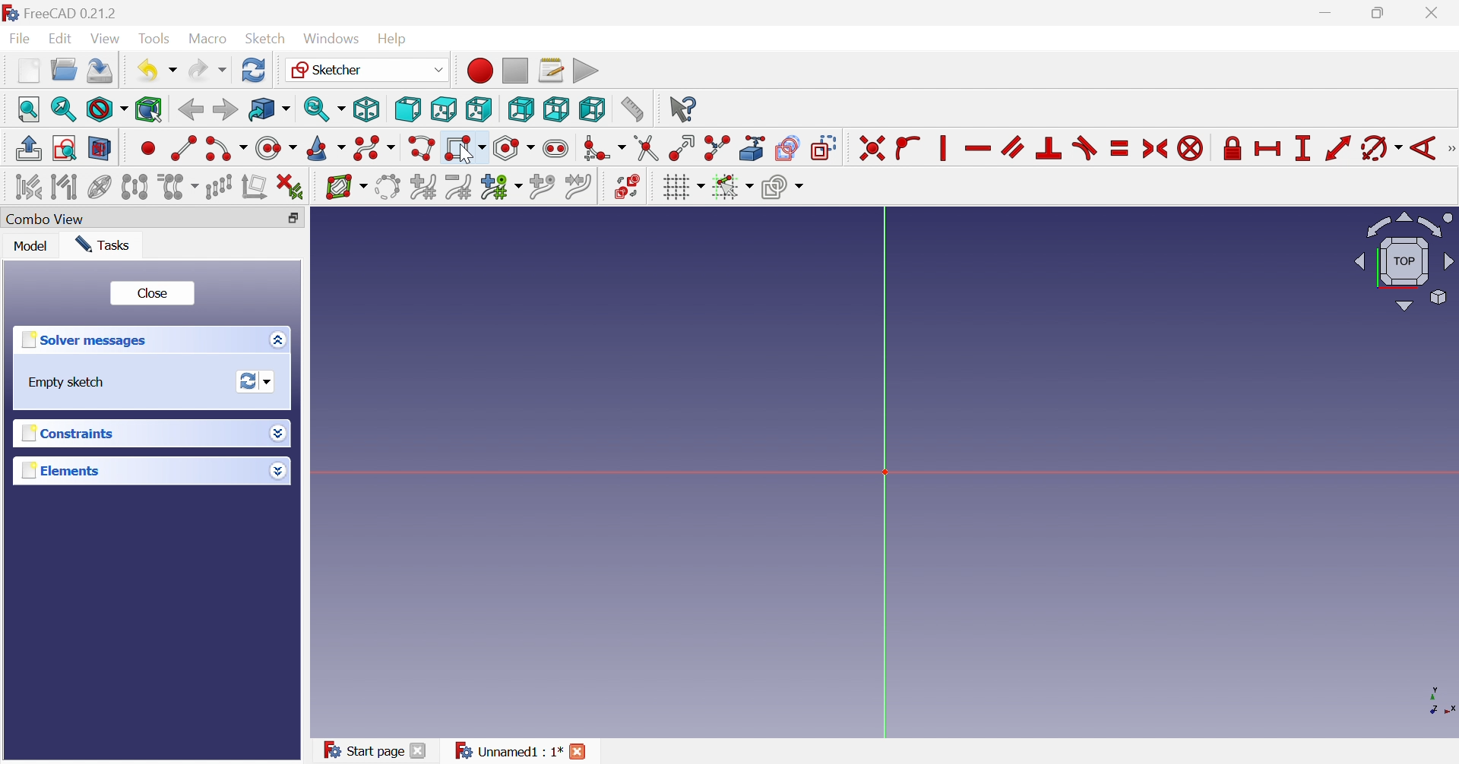  I want to click on Stop macro recording, so click(514, 69).